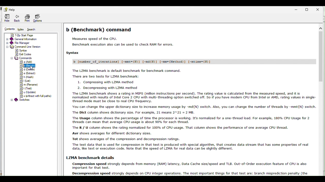 This screenshot has width=325, height=182. What do you see at coordinates (194, 61) in the screenshot?
I see `b [number_of iterations] [-mmt=(N)] [-md(N)] [-mm=(Method)] [-mcime=(N)]` at bounding box center [194, 61].